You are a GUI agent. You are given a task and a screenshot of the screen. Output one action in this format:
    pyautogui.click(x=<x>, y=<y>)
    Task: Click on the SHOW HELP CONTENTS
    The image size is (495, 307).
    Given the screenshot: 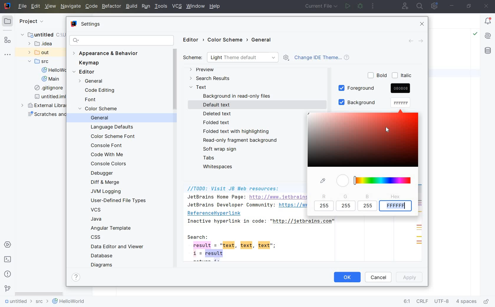 What is the action you would take?
    pyautogui.click(x=77, y=278)
    